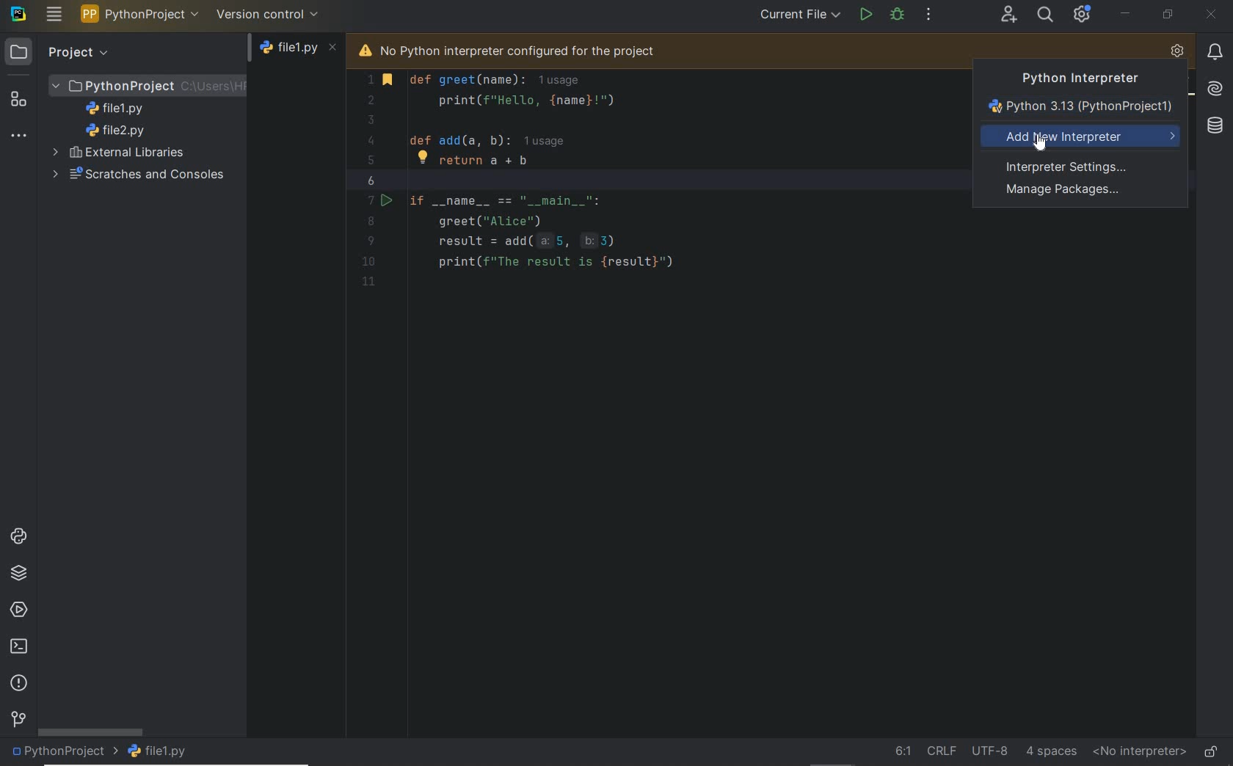 The height and width of the screenshot is (766, 1233). Describe the element at coordinates (1083, 16) in the screenshot. I see `Ide and Project Settings` at that location.